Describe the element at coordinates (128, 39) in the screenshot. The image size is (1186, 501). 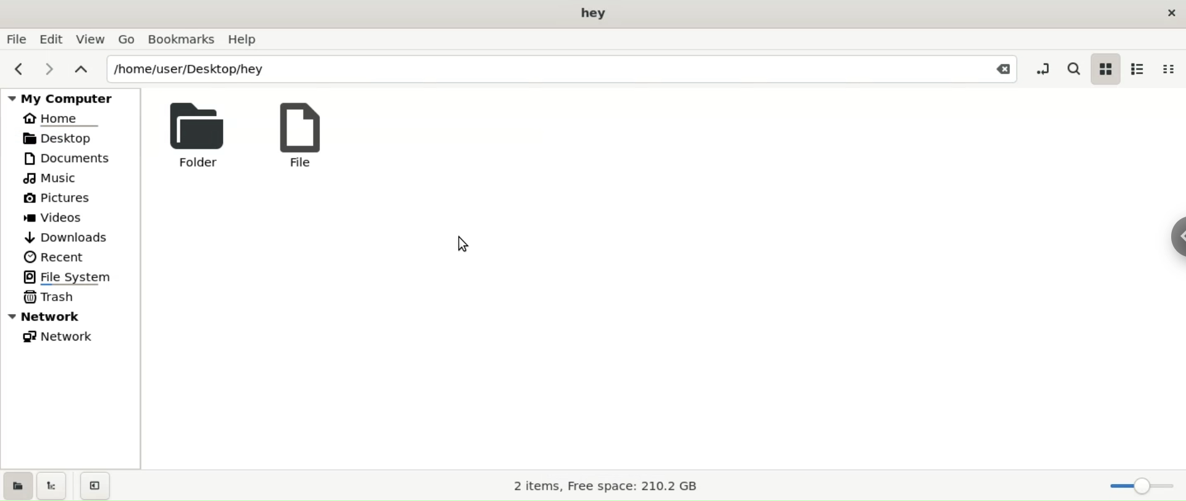
I see `Go ` at that location.